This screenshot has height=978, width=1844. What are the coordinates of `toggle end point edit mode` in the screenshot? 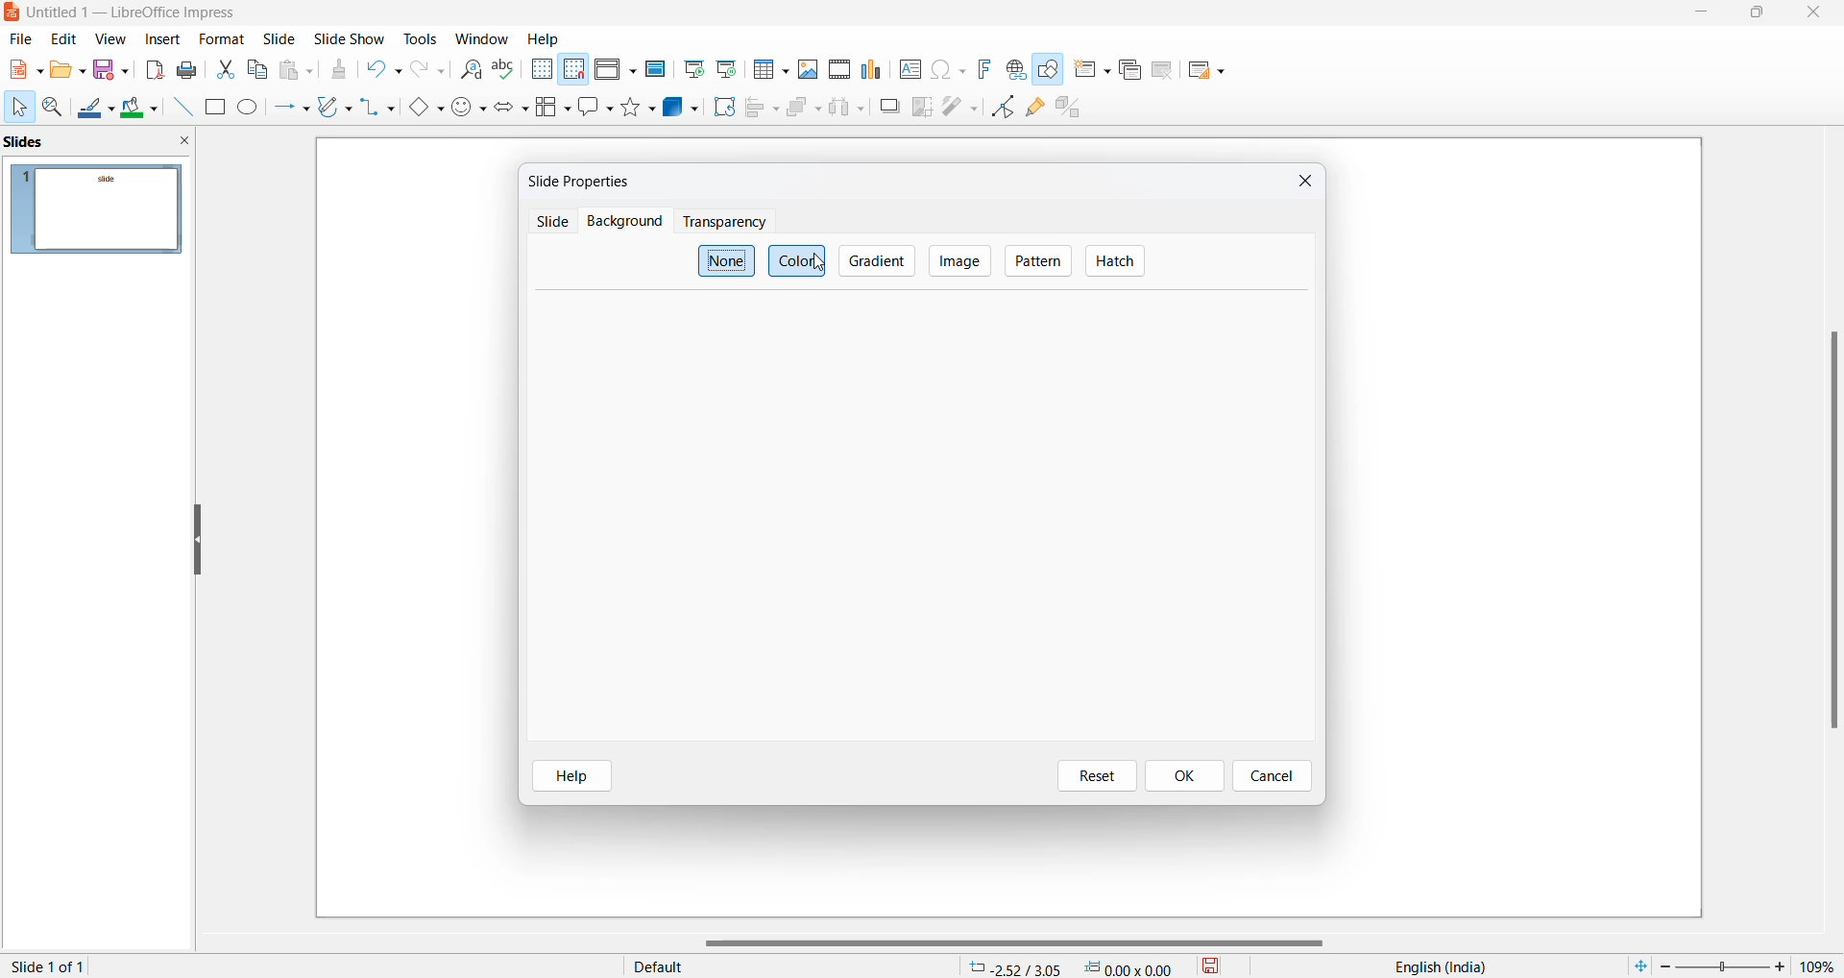 It's located at (1004, 107).